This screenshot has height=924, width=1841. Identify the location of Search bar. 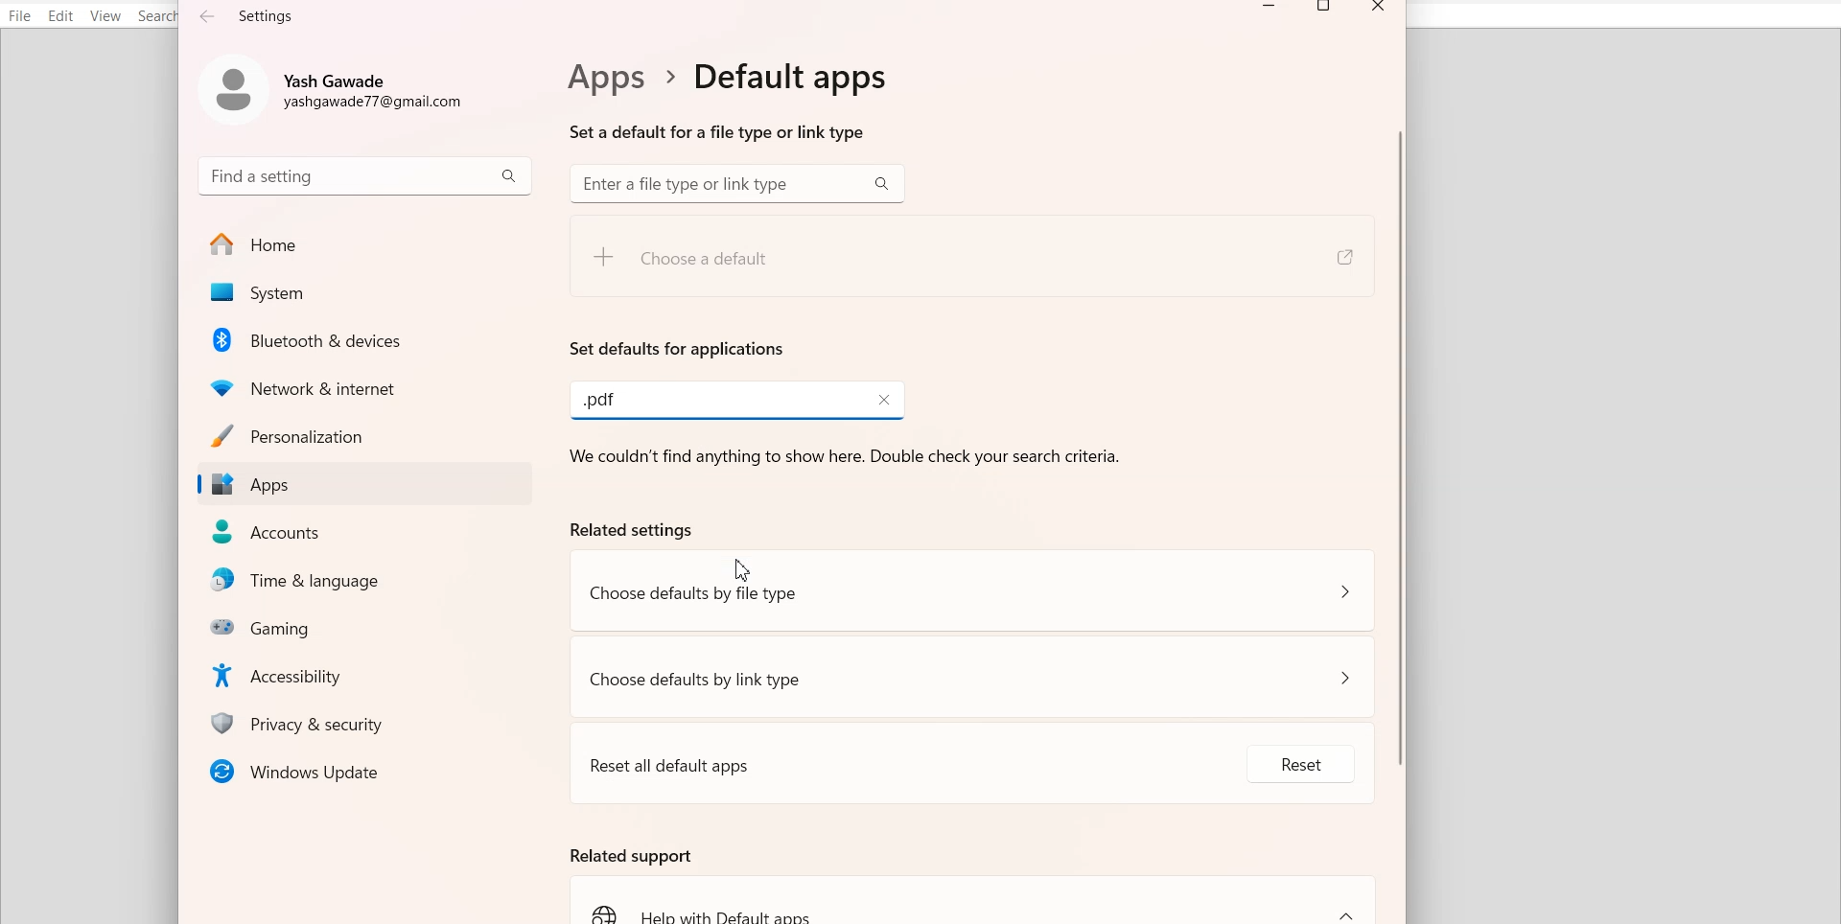
(365, 174).